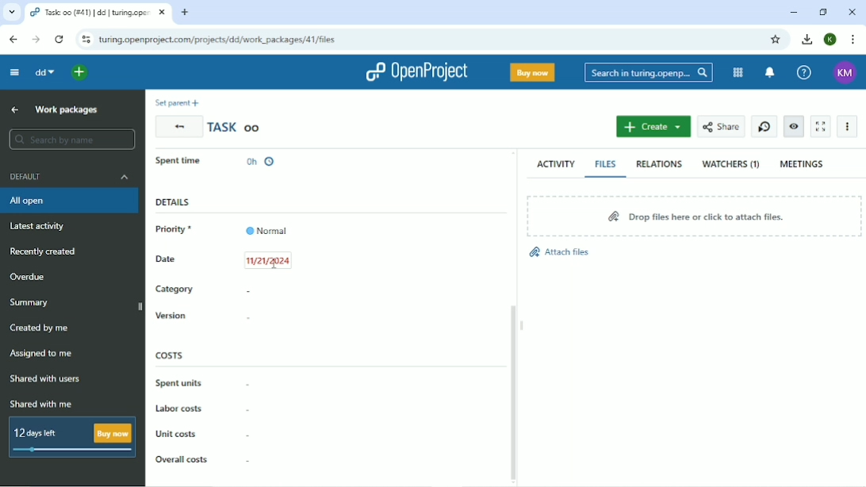  I want to click on In progress, so click(186, 164).